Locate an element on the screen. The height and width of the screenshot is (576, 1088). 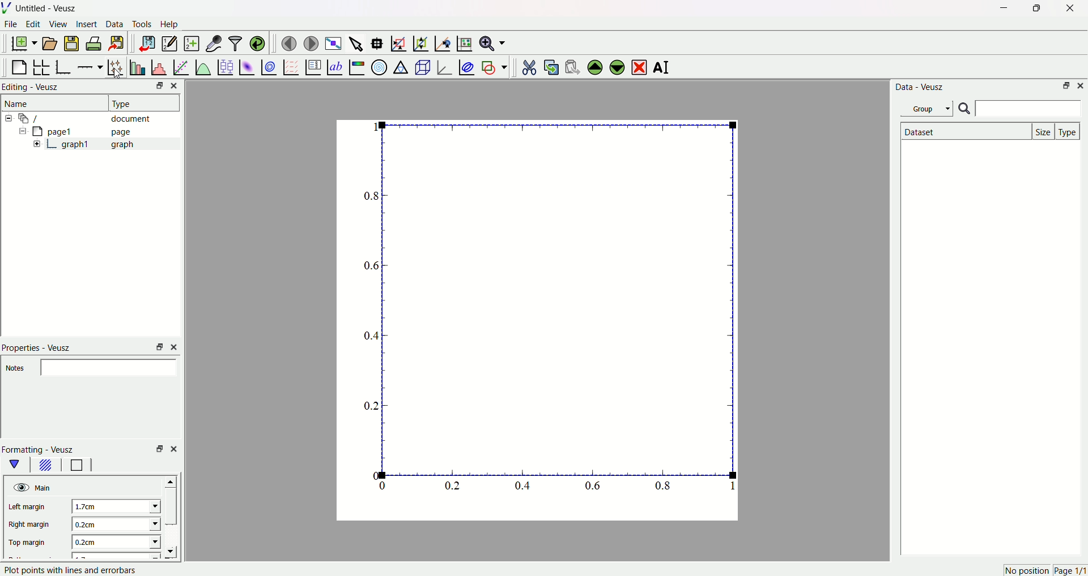
“document is located at coordinates (90, 118).